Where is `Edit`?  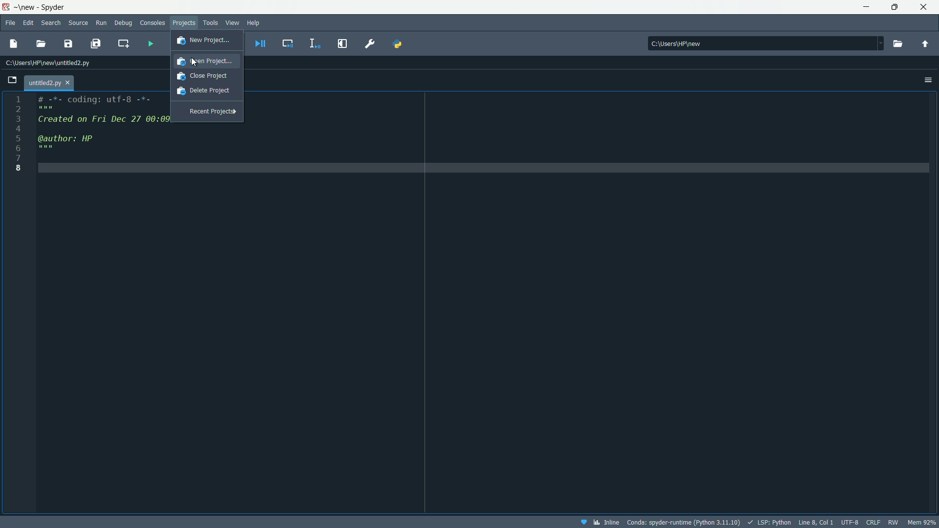
Edit is located at coordinates (29, 22).